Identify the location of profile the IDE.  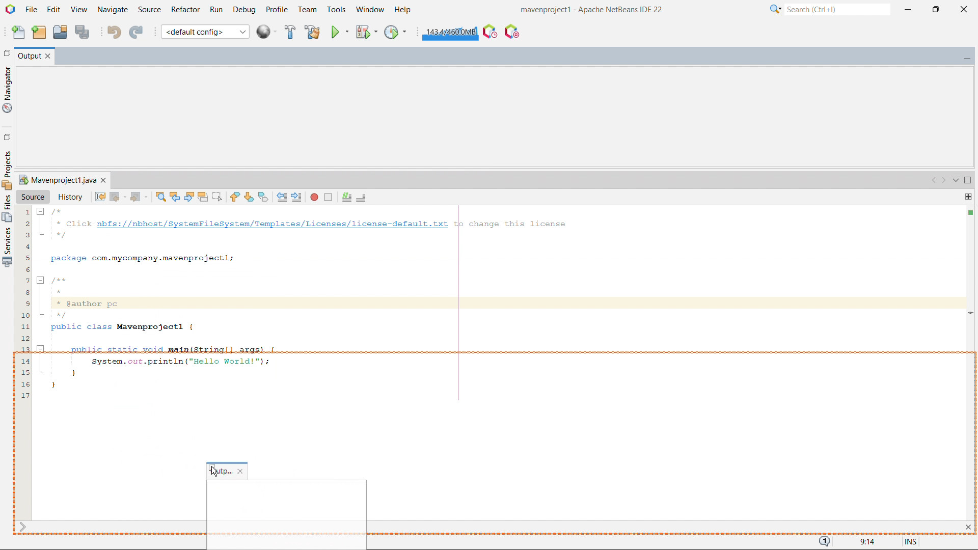
(490, 31).